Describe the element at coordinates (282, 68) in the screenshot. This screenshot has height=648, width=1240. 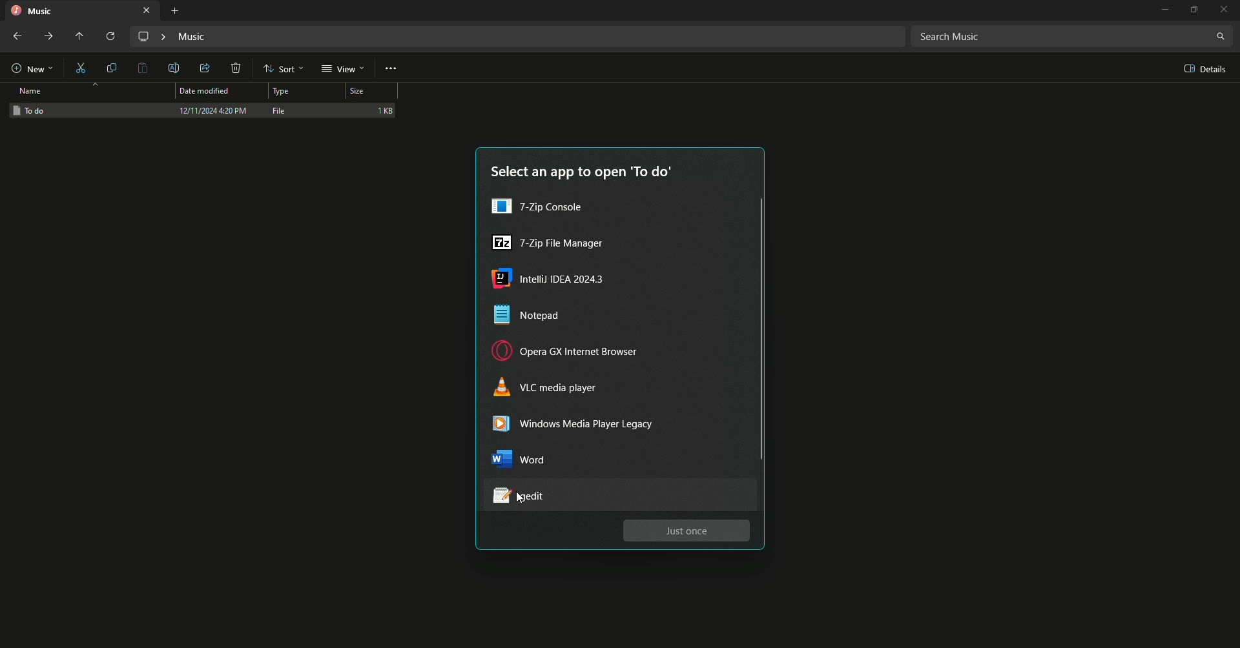
I see `Sort` at that location.